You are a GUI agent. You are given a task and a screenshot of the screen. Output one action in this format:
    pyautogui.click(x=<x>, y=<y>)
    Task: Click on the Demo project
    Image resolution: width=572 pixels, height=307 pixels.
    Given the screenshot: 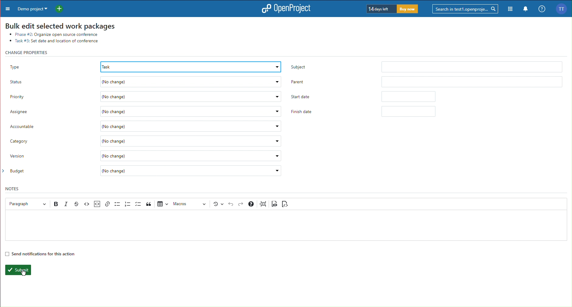 What is the action you would take?
    pyautogui.click(x=31, y=8)
    